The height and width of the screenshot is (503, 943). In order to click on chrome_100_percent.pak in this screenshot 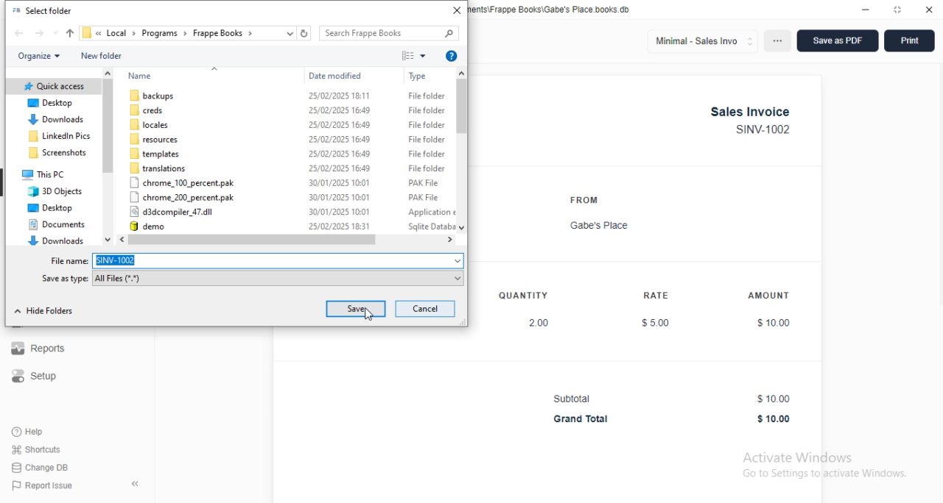, I will do `click(182, 182)`.